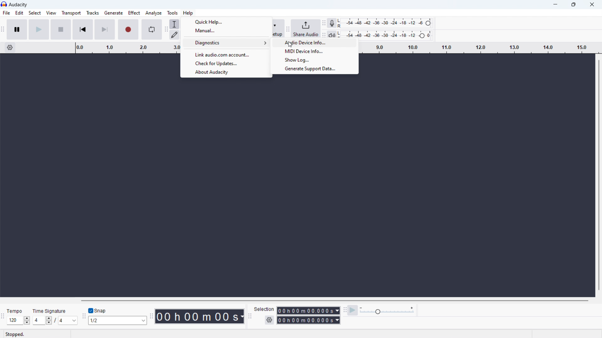 This screenshot has width=602, height=338. What do you see at coordinates (151, 317) in the screenshot?
I see `time toolbar` at bounding box center [151, 317].